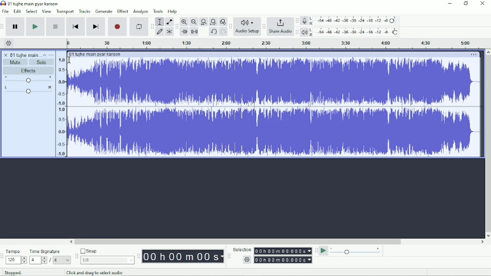 The image size is (491, 276). I want to click on Time Signature, so click(45, 252).